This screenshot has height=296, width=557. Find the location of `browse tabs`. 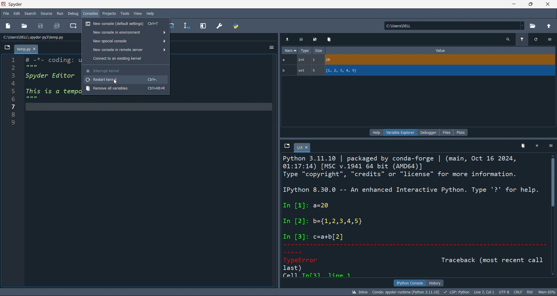

browse tabs is located at coordinates (287, 147).